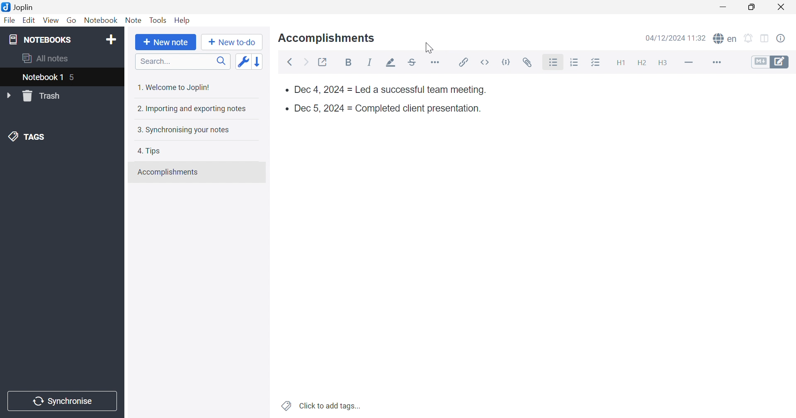 The image size is (796, 418). I want to click on Accomplishments, so click(327, 38).